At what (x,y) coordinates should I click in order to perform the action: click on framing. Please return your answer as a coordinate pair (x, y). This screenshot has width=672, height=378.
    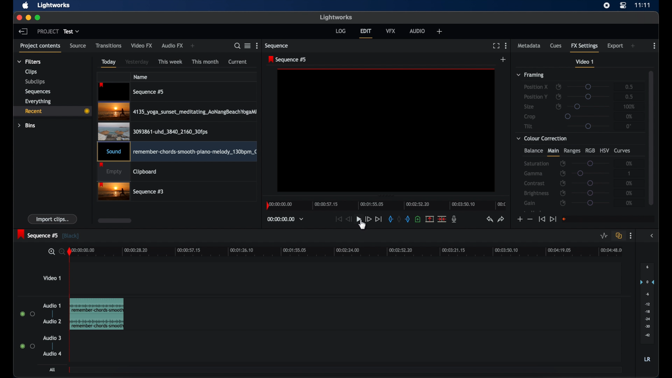
    Looking at the image, I should click on (531, 75).